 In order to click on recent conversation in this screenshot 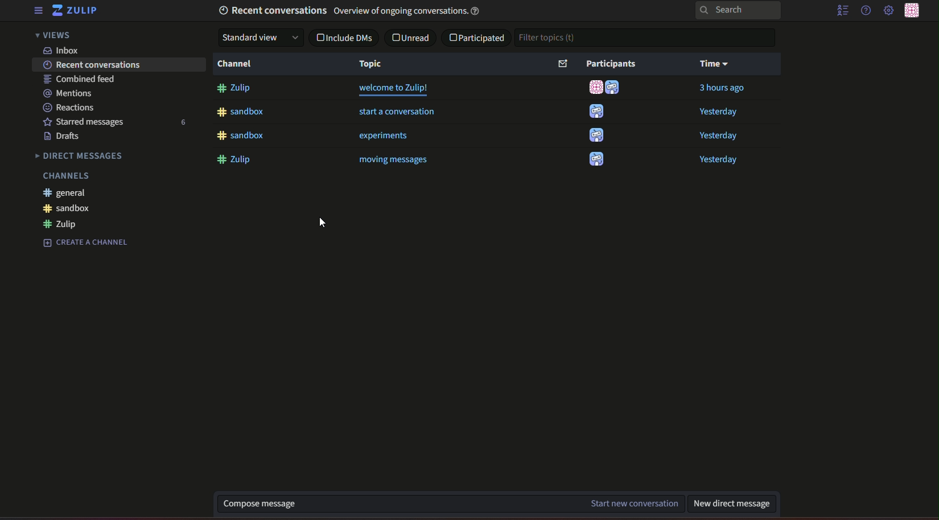, I will do `click(90, 65)`.